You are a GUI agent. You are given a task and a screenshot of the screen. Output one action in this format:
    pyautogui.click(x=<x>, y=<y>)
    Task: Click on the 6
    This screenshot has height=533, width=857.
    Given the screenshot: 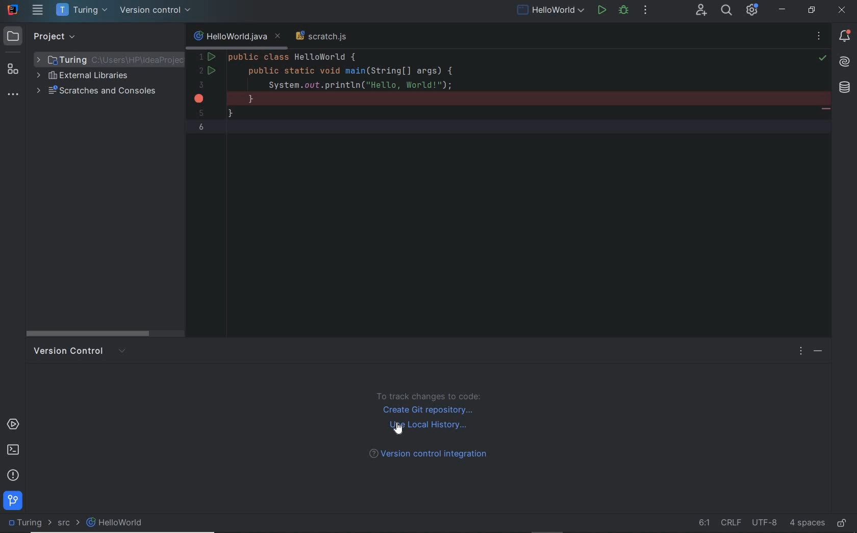 What is the action you would take?
    pyautogui.click(x=202, y=127)
    